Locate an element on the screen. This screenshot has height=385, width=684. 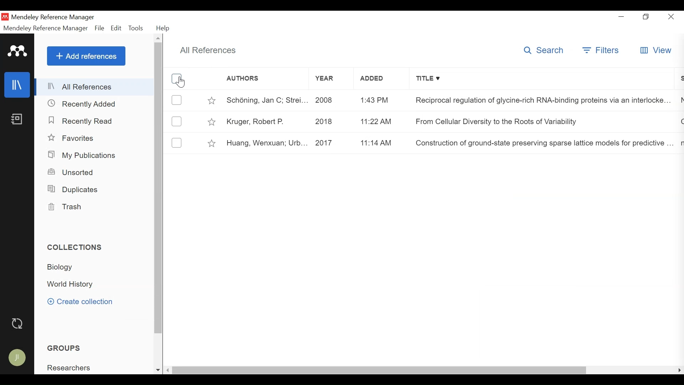
Trash is located at coordinates (65, 207).